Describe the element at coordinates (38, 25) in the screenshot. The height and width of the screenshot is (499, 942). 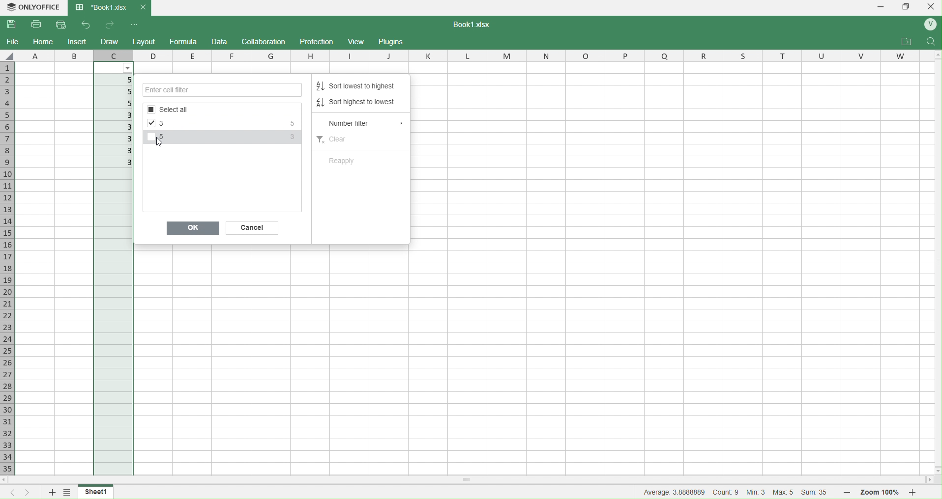
I see `Print File` at that location.